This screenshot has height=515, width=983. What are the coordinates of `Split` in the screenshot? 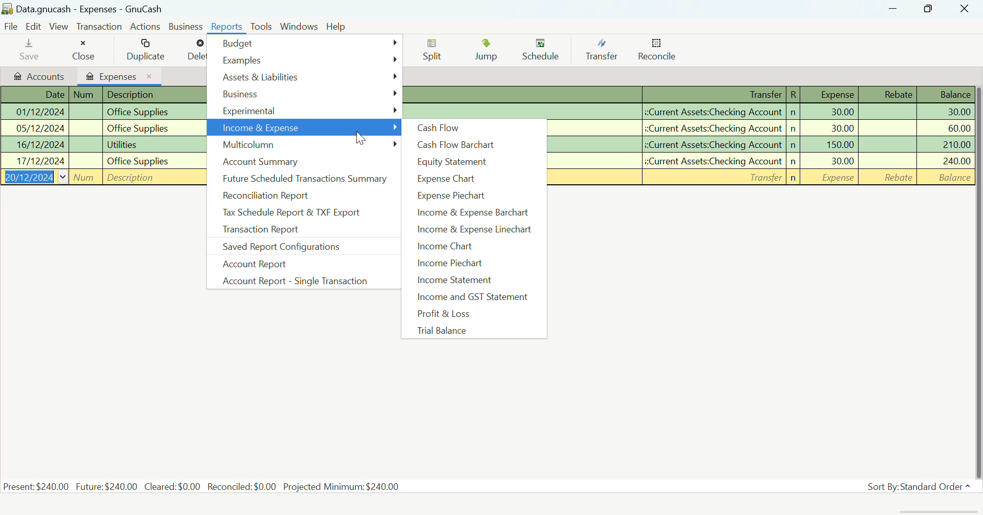 It's located at (434, 51).